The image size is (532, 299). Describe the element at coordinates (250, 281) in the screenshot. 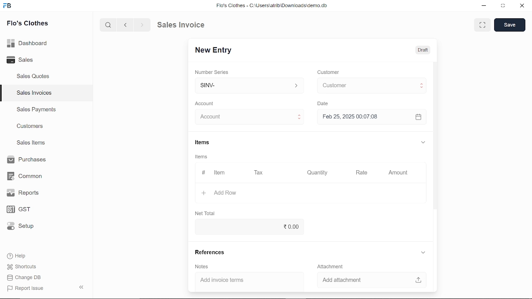

I see `Add invoice terms` at that location.